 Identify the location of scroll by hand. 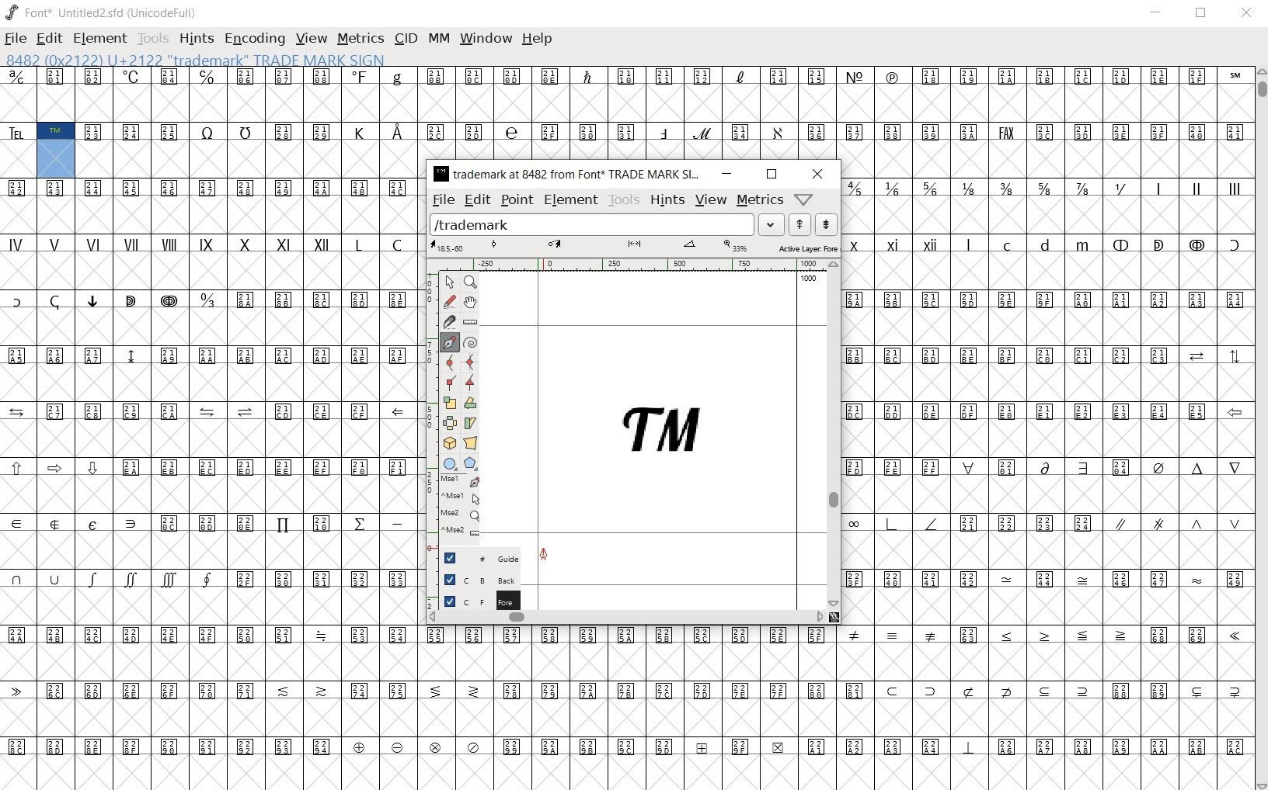
(471, 303).